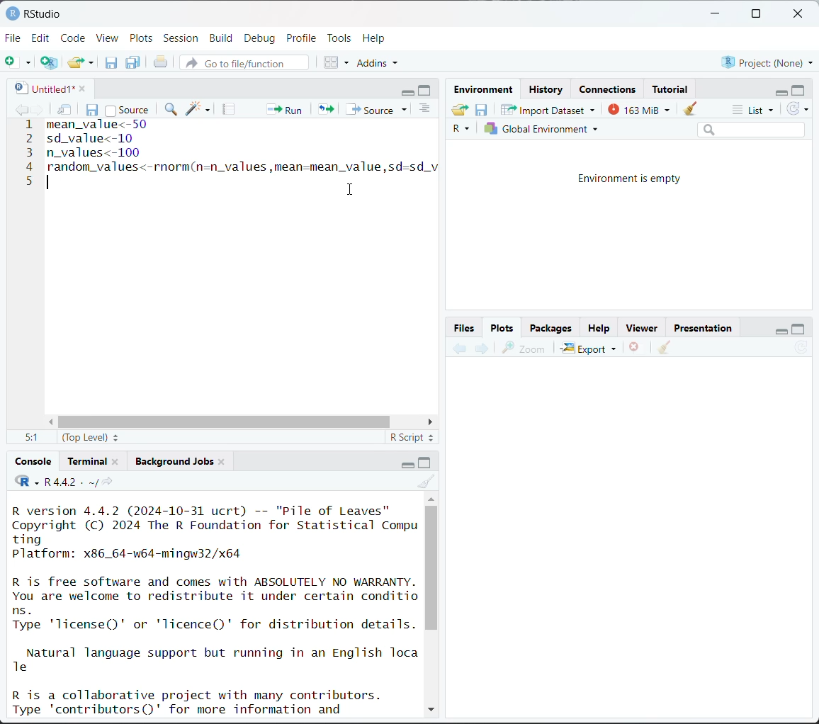  I want to click on refresh current plot, so click(801, 349).